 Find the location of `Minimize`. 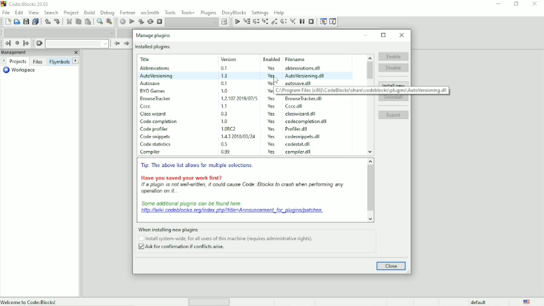

Minimize is located at coordinates (498, 4).